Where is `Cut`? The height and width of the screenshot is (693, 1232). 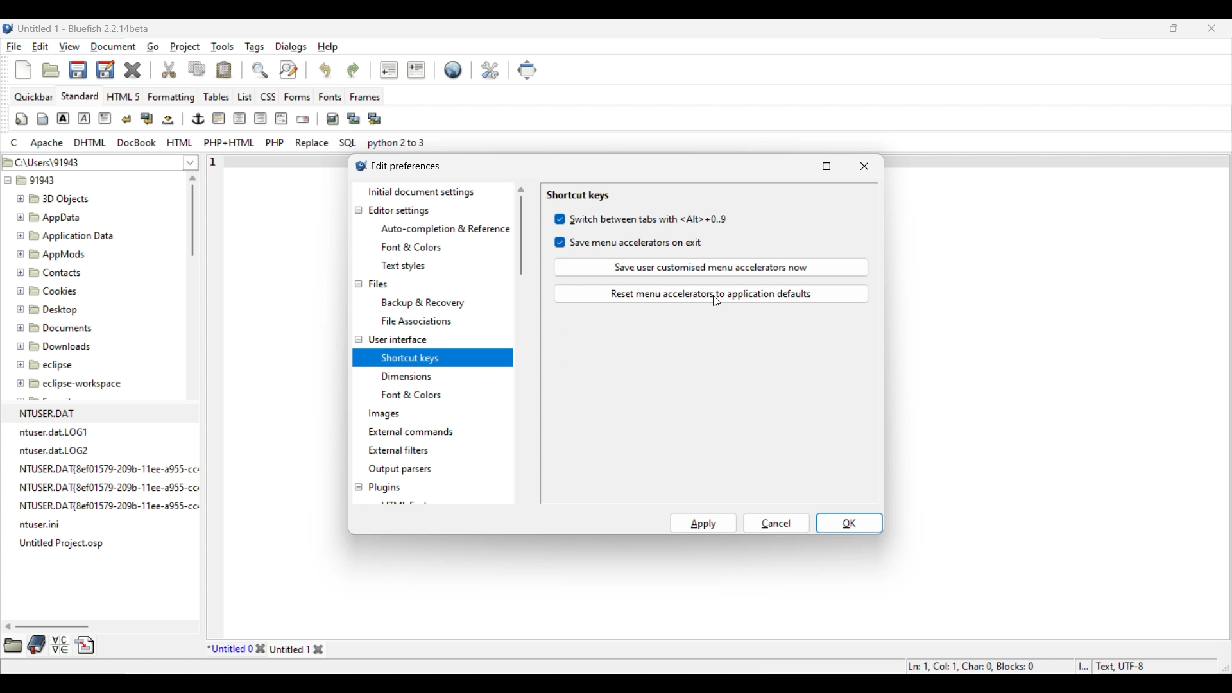 Cut is located at coordinates (169, 69).